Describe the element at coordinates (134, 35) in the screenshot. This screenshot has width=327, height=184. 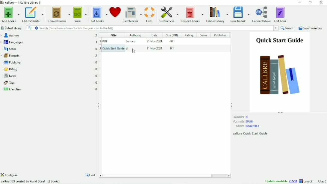
I see `Author(s)` at that location.